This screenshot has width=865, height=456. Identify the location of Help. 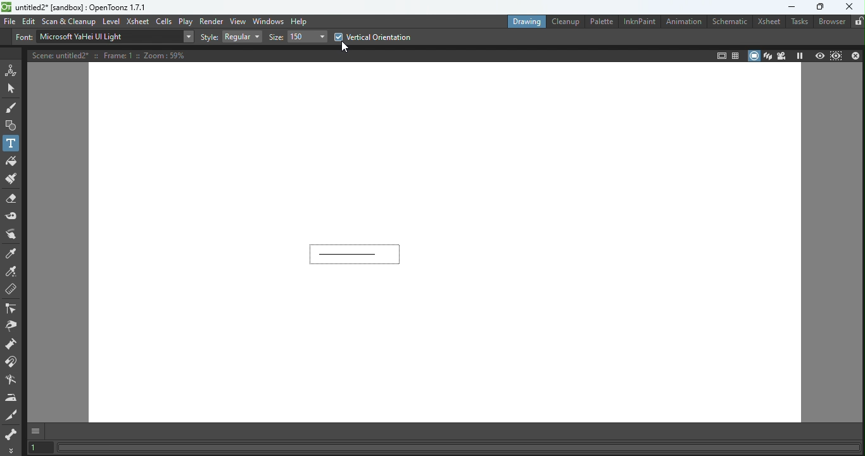
(301, 22).